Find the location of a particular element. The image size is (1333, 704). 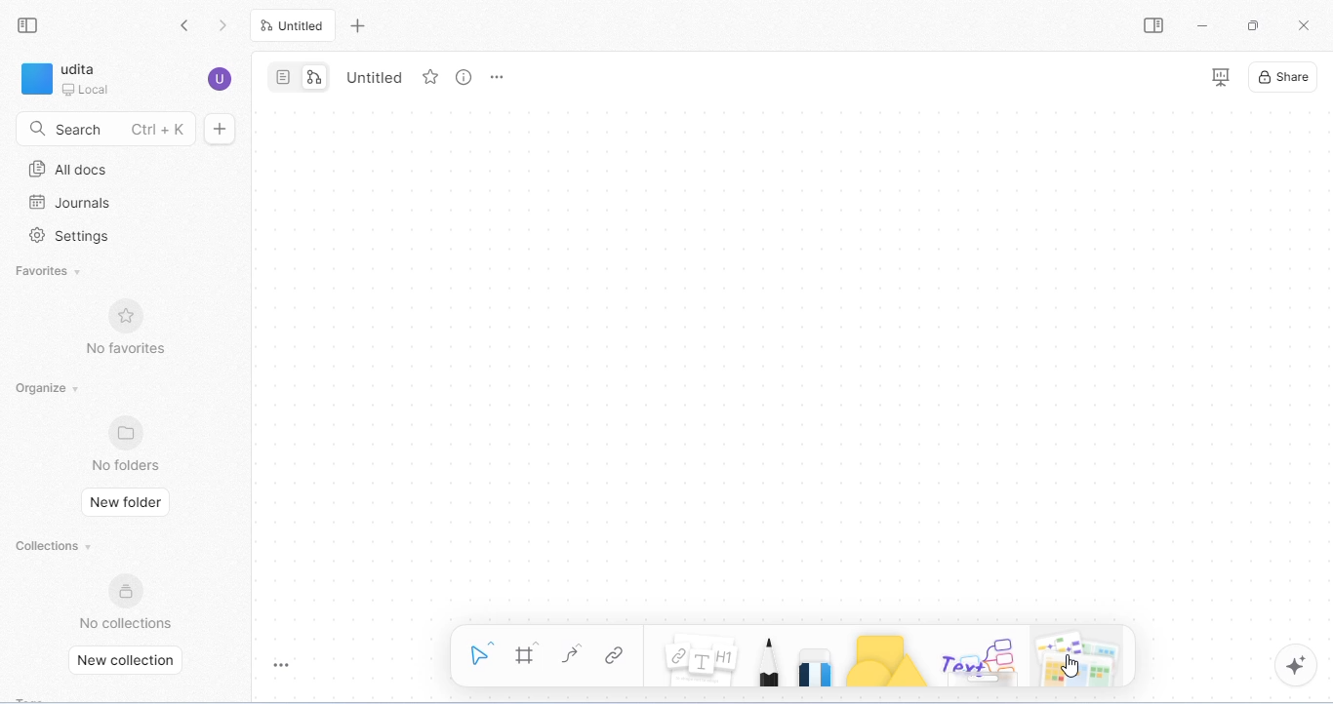

favorites is located at coordinates (50, 273).